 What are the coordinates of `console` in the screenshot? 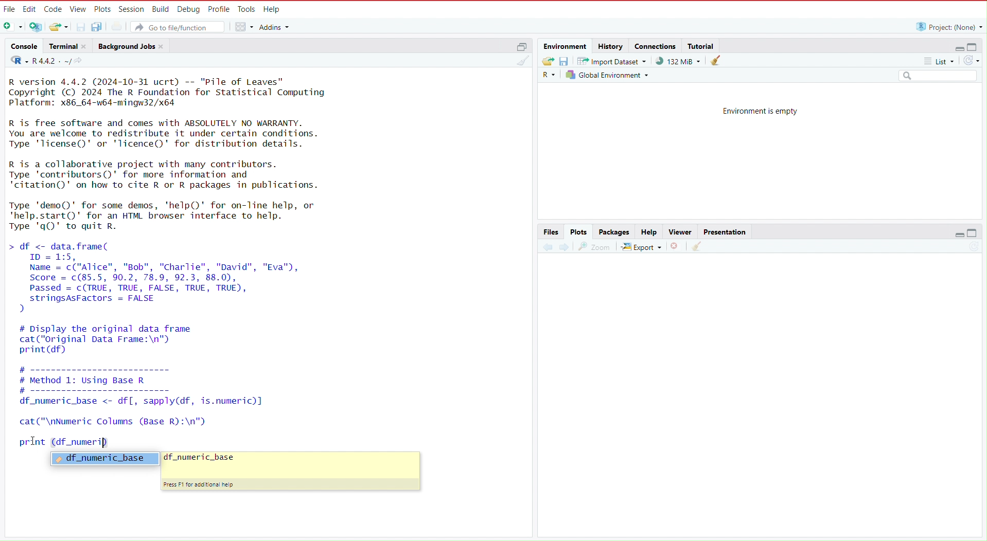 It's located at (22, 45).